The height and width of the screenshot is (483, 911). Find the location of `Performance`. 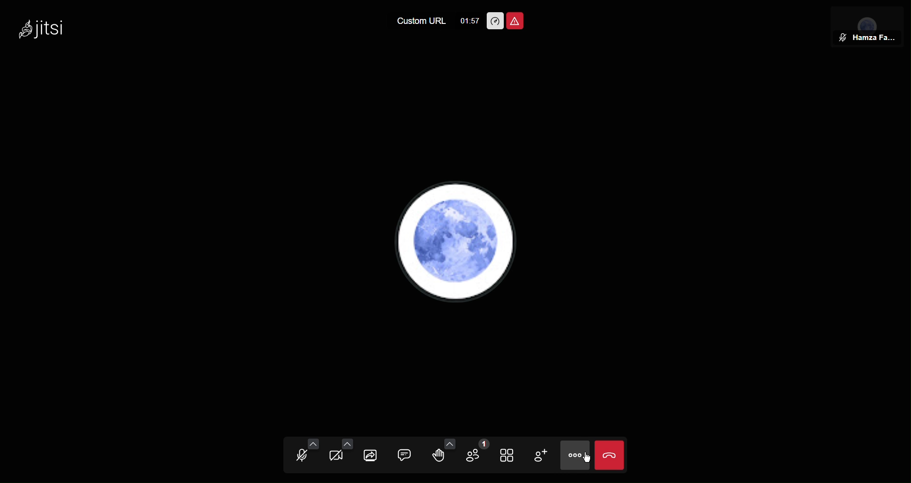

Performance is located at coordinates (495, 20).